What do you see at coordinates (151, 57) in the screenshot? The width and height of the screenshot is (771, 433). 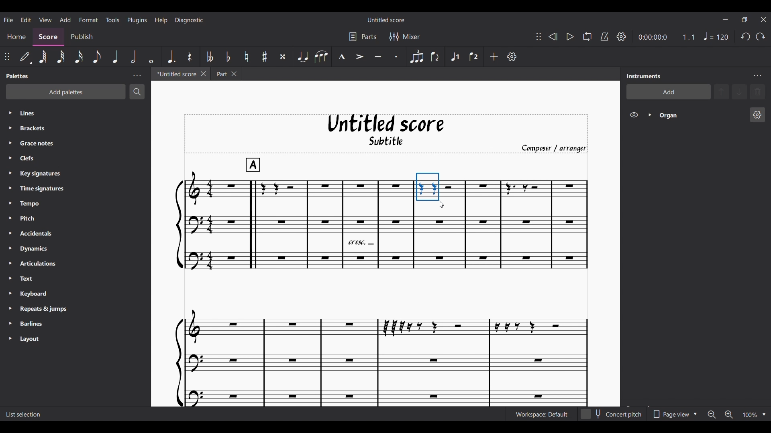 I see `Whole note` at bounding box center [151, 57].